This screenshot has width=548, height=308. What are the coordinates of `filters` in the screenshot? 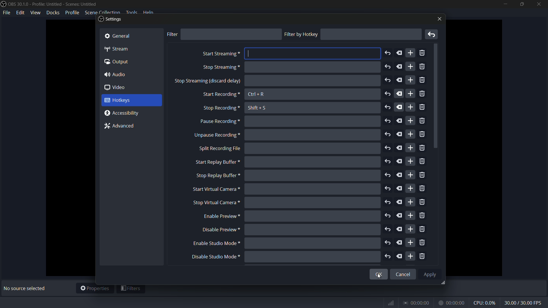 It's located at (131, 289).